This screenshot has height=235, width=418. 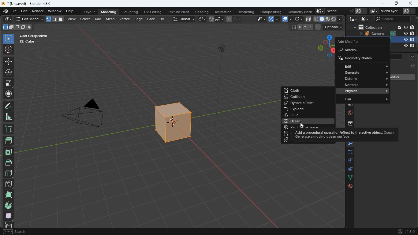 What do you see at coordinates (362, 58) in the screenshot?
I see `geometry nodes` at bounding box center [362, 58].